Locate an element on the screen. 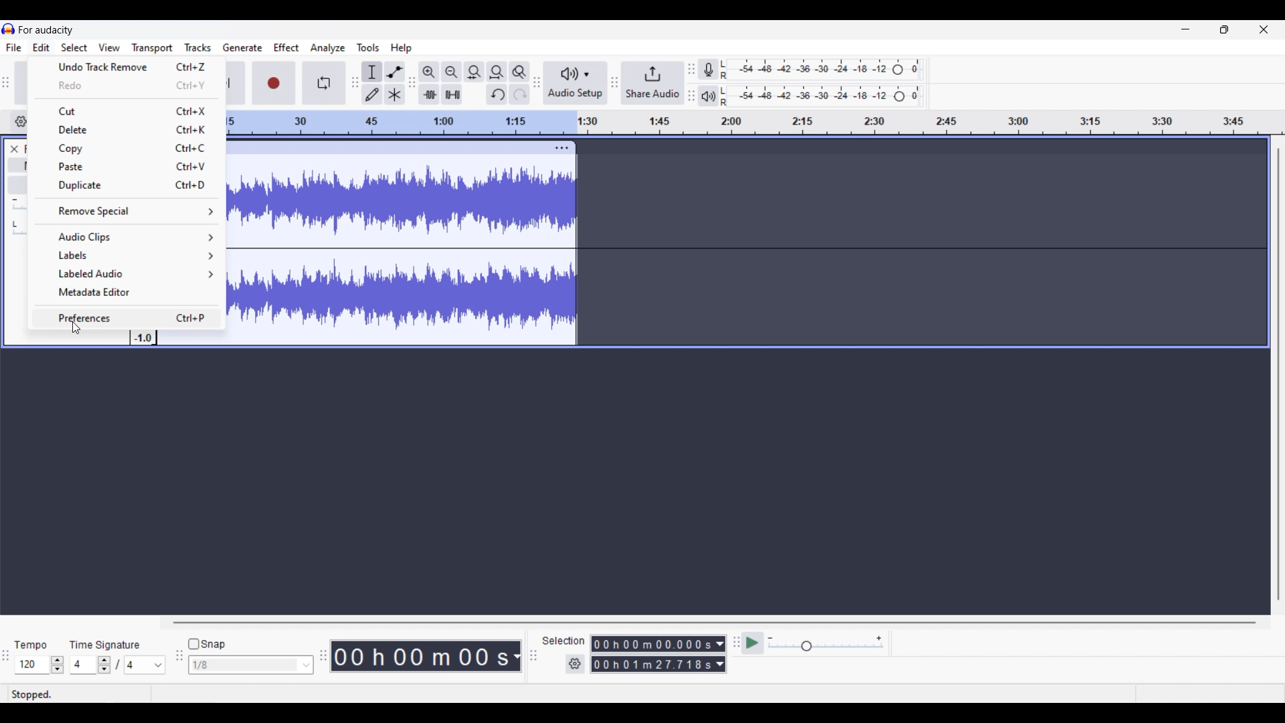 The height and width of the screenshot is (723, 1285). Snap is located at coordinates (207, 643).